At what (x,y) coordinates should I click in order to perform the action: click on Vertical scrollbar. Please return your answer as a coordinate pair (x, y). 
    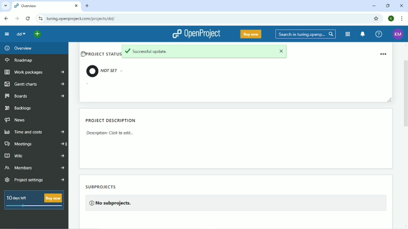
    Looking at the image, I should click on (405, 87).